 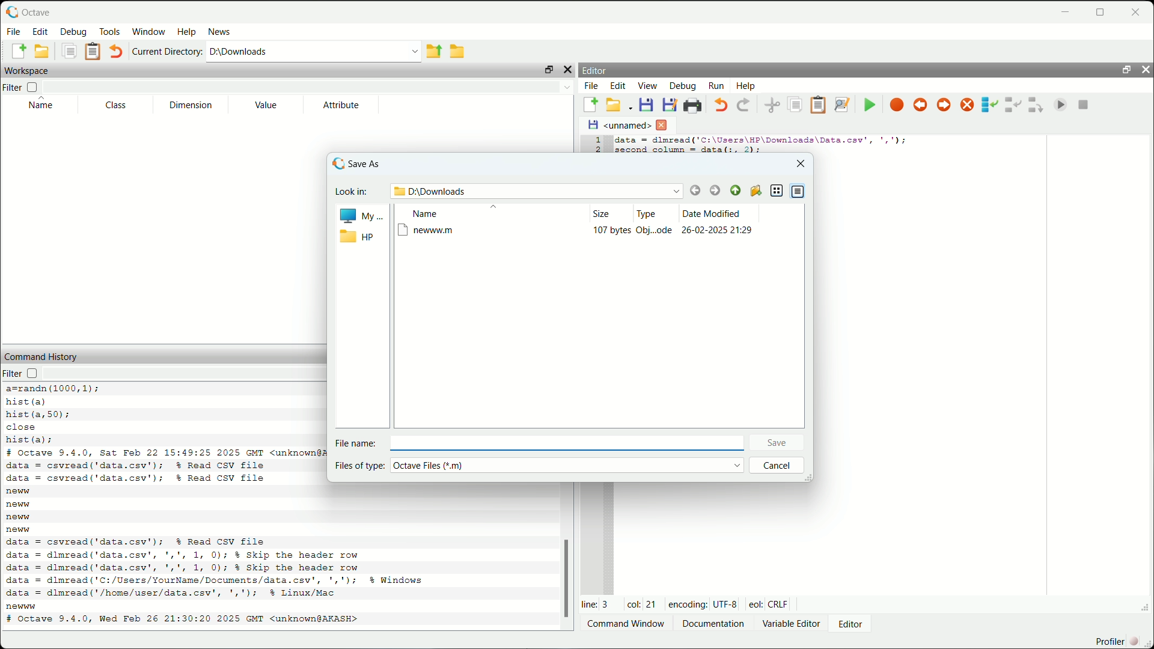 What do you see at coordinates (716, 190) in the screenshot?
I see `forward` at bounding box center [716, 190].